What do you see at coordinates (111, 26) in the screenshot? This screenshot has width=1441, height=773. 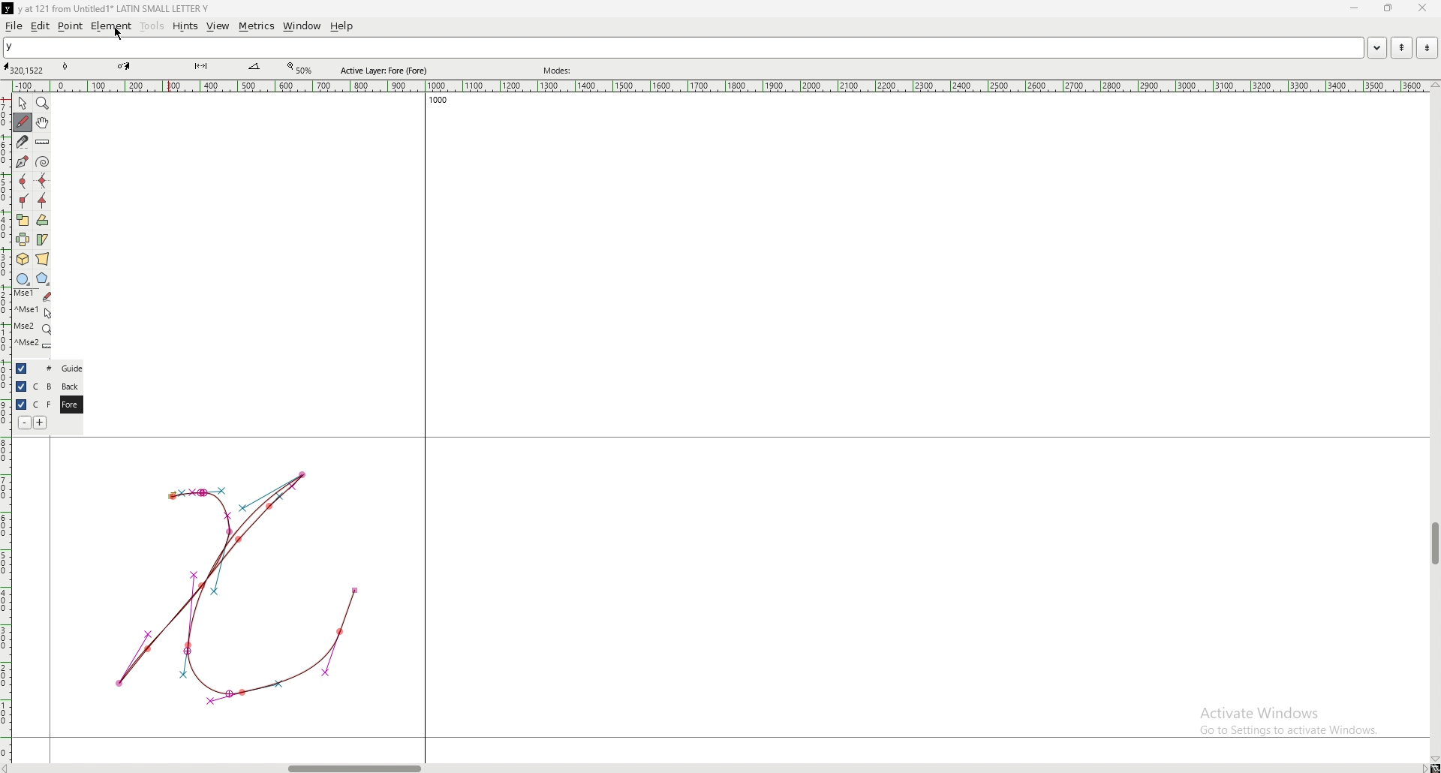 I see `element` at bounding box center [111, 26].